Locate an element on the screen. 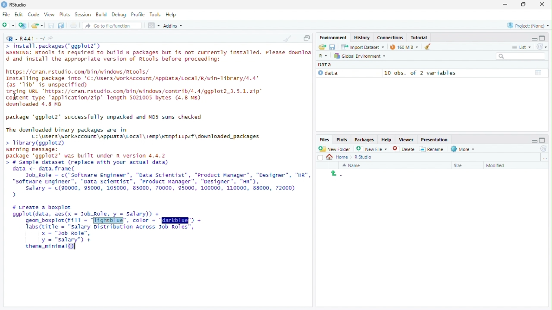  Rename selected file/folder is located at coordinates (432, 149).